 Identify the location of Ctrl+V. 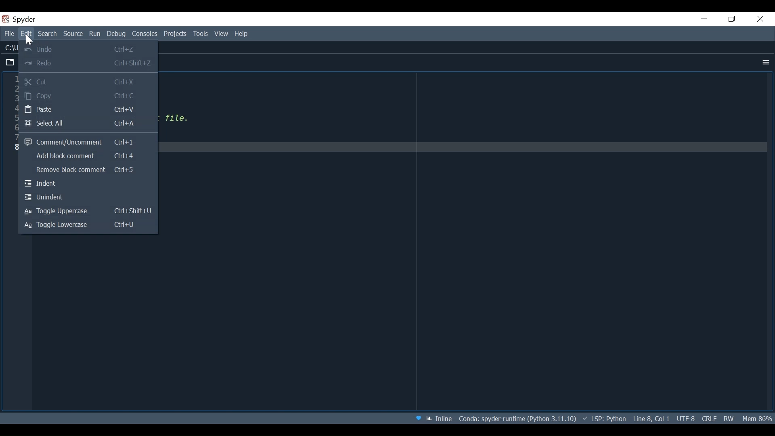
(126, 110).